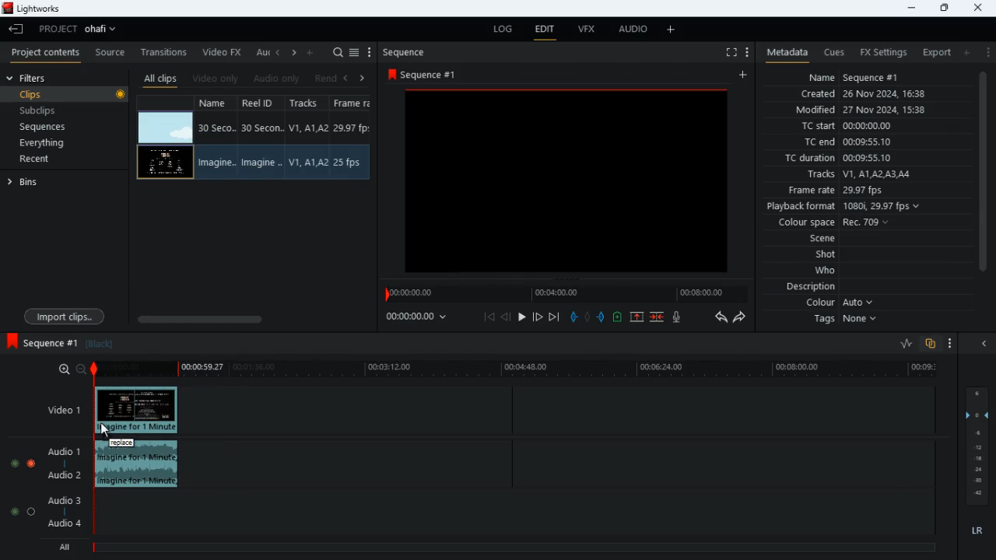  Describe the element at coordinates (422, 72) in the screenshot. I see `sequence` at that location.